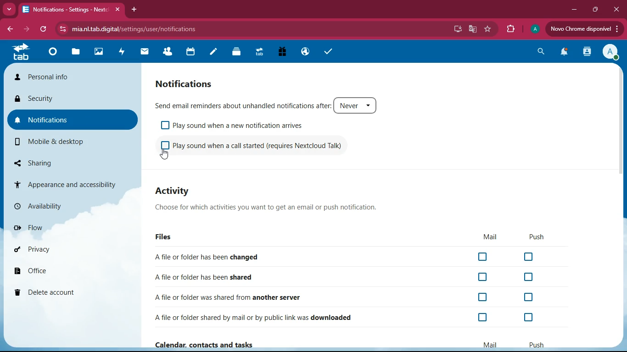  I want to click on update, so click(584, 29).